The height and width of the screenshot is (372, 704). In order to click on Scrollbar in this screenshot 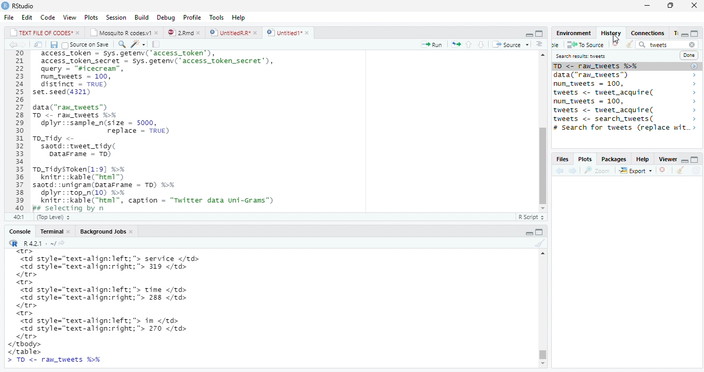, I will do `click(544, 312)`.